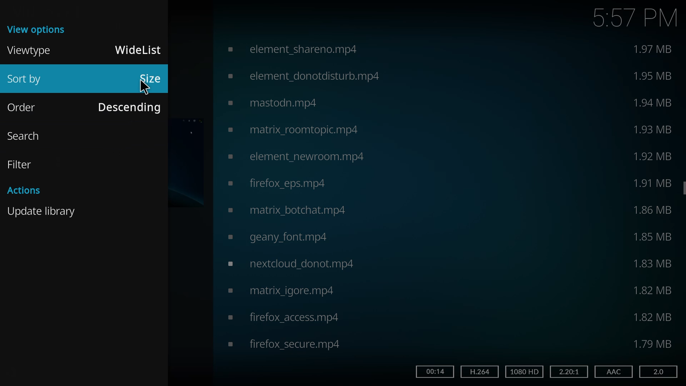 Image resolution: width=686 pixels, height=386 pixels. I want to click on video, so click(297, 155).